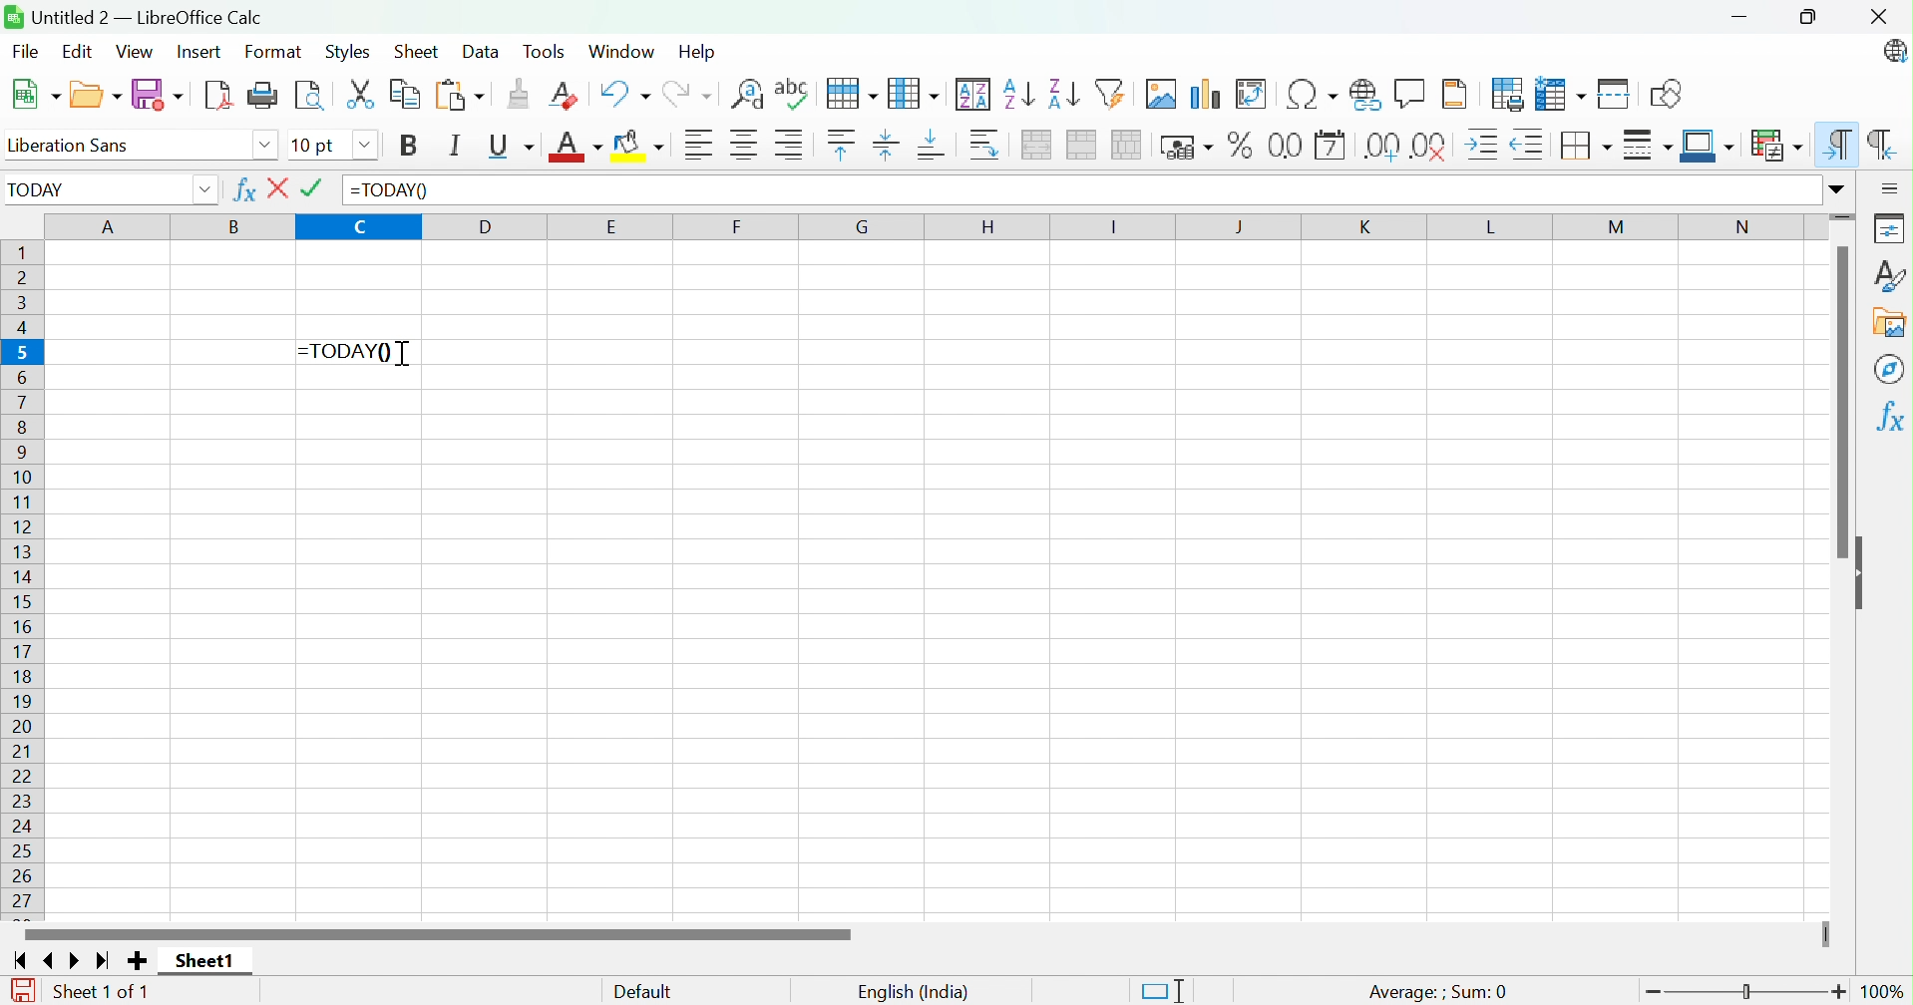  I want to click on Delete decimal place, so click(1430, 147).